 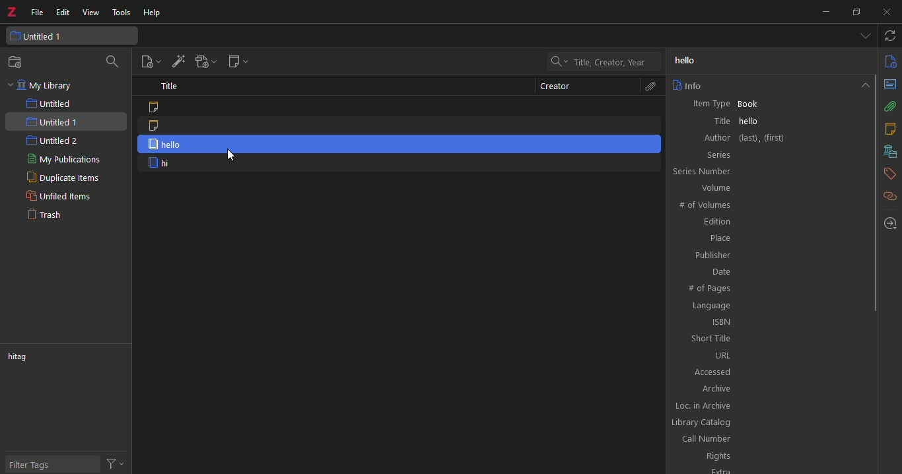 What do you see at coordinates (41, 36) in the screenshot?
I see `untitled 1` at bounding box center [41, 36].